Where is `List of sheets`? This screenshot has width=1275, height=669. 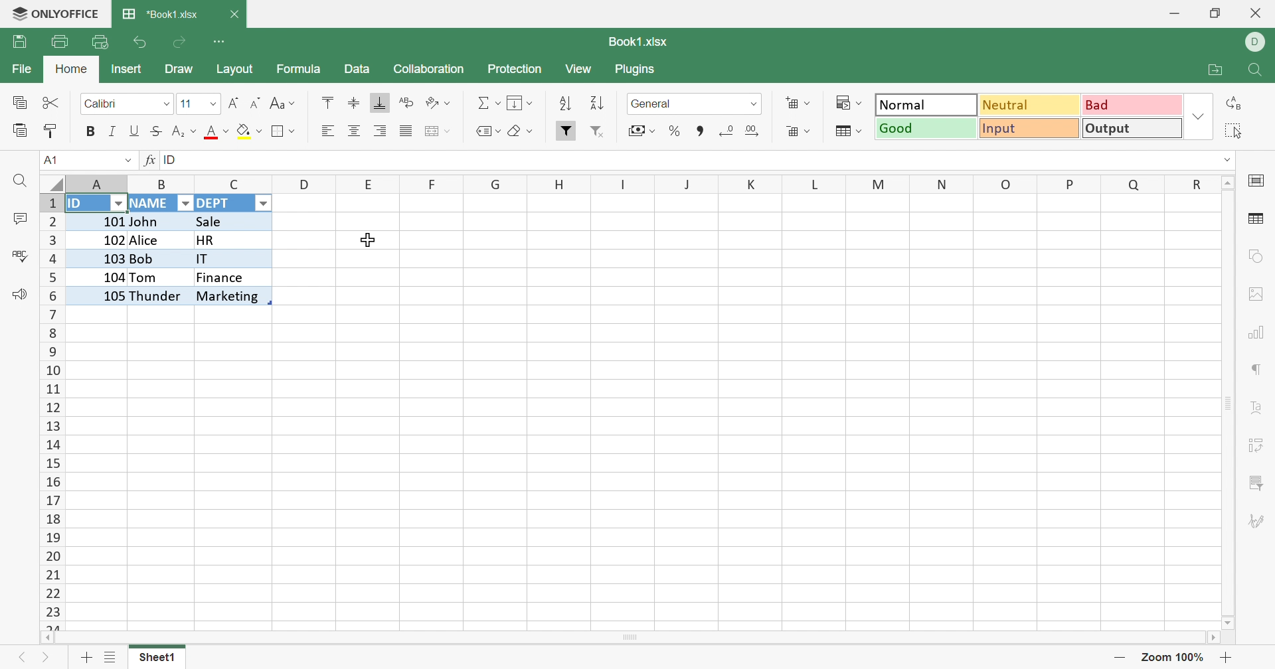 List of sheets is located at coordinates (114, 659).